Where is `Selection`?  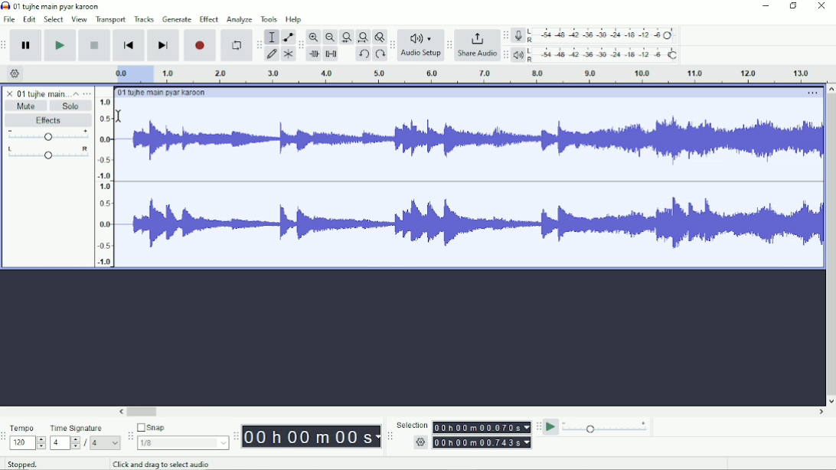 Selection is located at coordinates (412, 425).